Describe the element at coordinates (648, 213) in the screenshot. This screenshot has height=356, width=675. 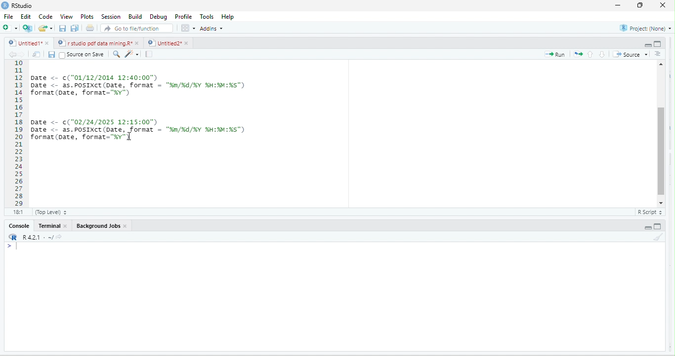
I see `R Script &` at that location.